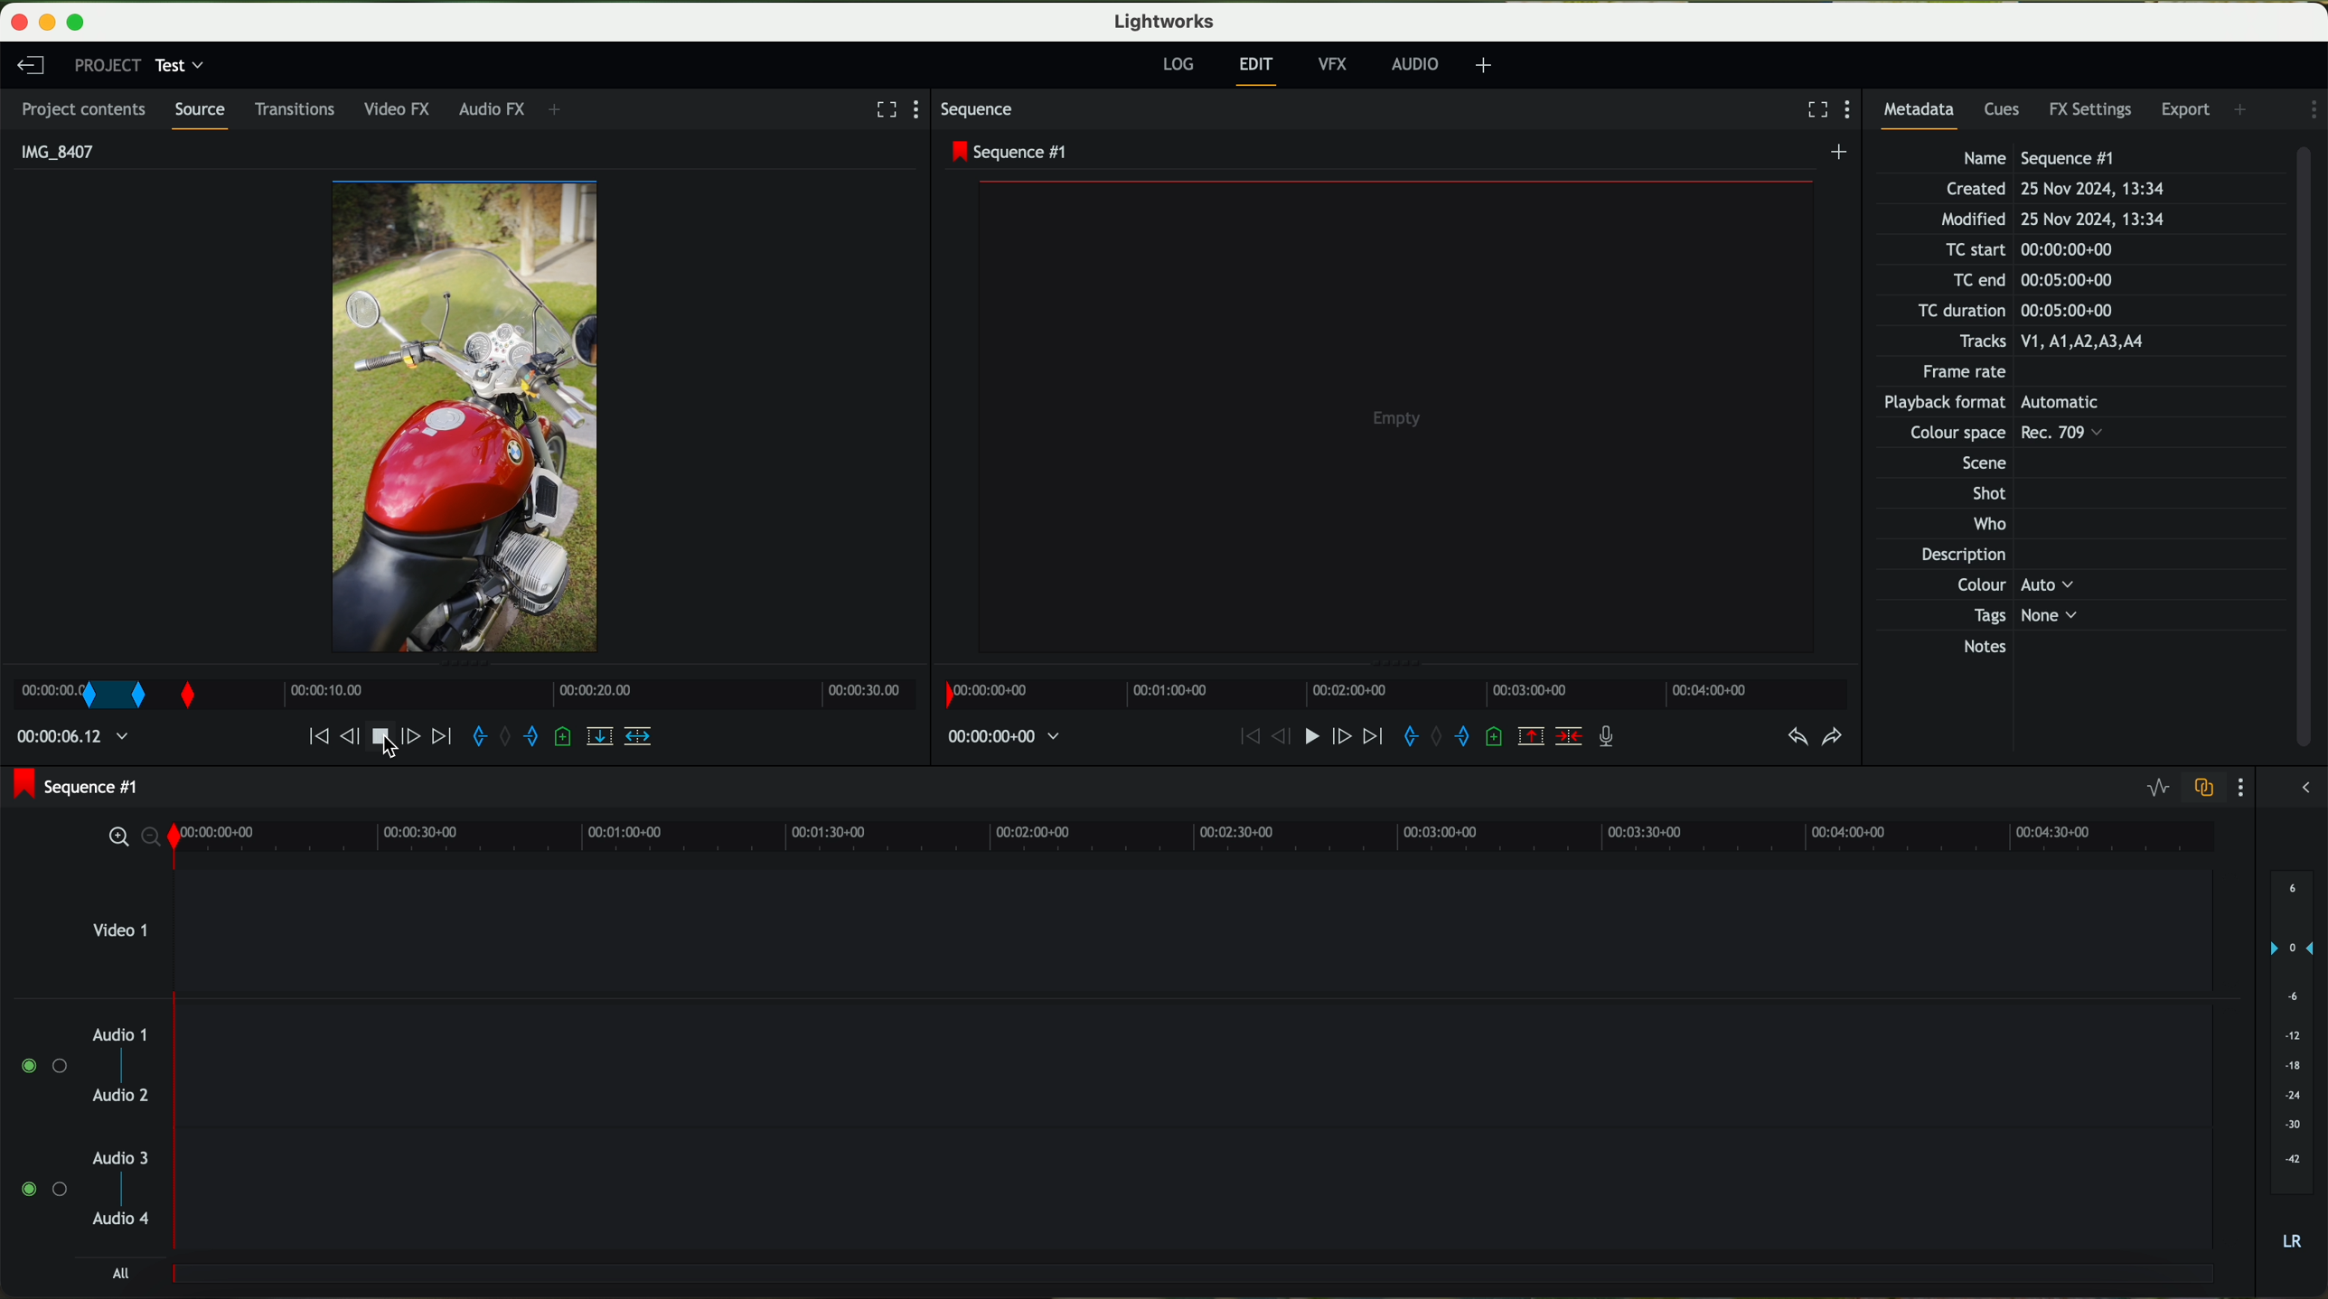  I want to click on all, so click(124, 1275).